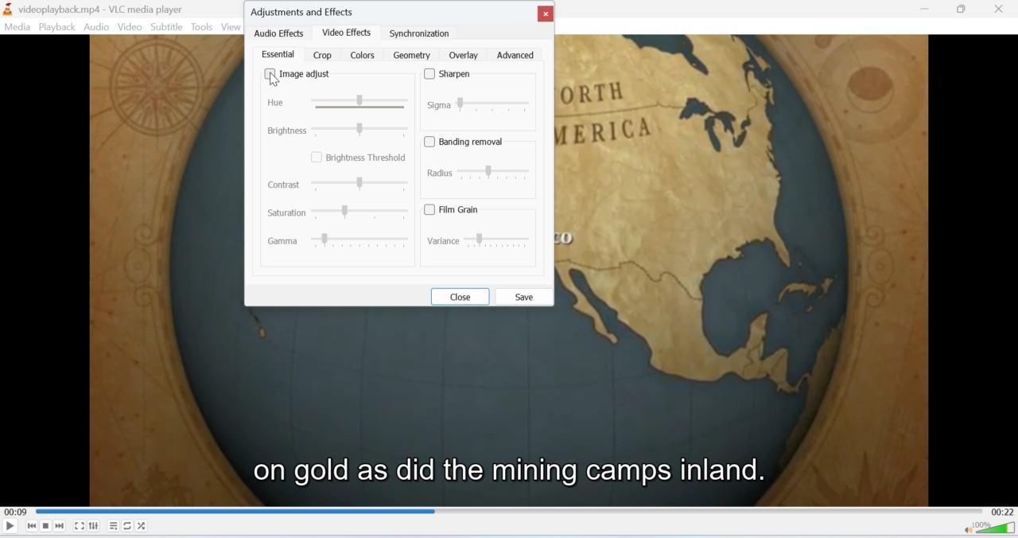 Image resolution: width=1018 pixels, height=538 pixels. I want to click on essential, so click(278, 54).